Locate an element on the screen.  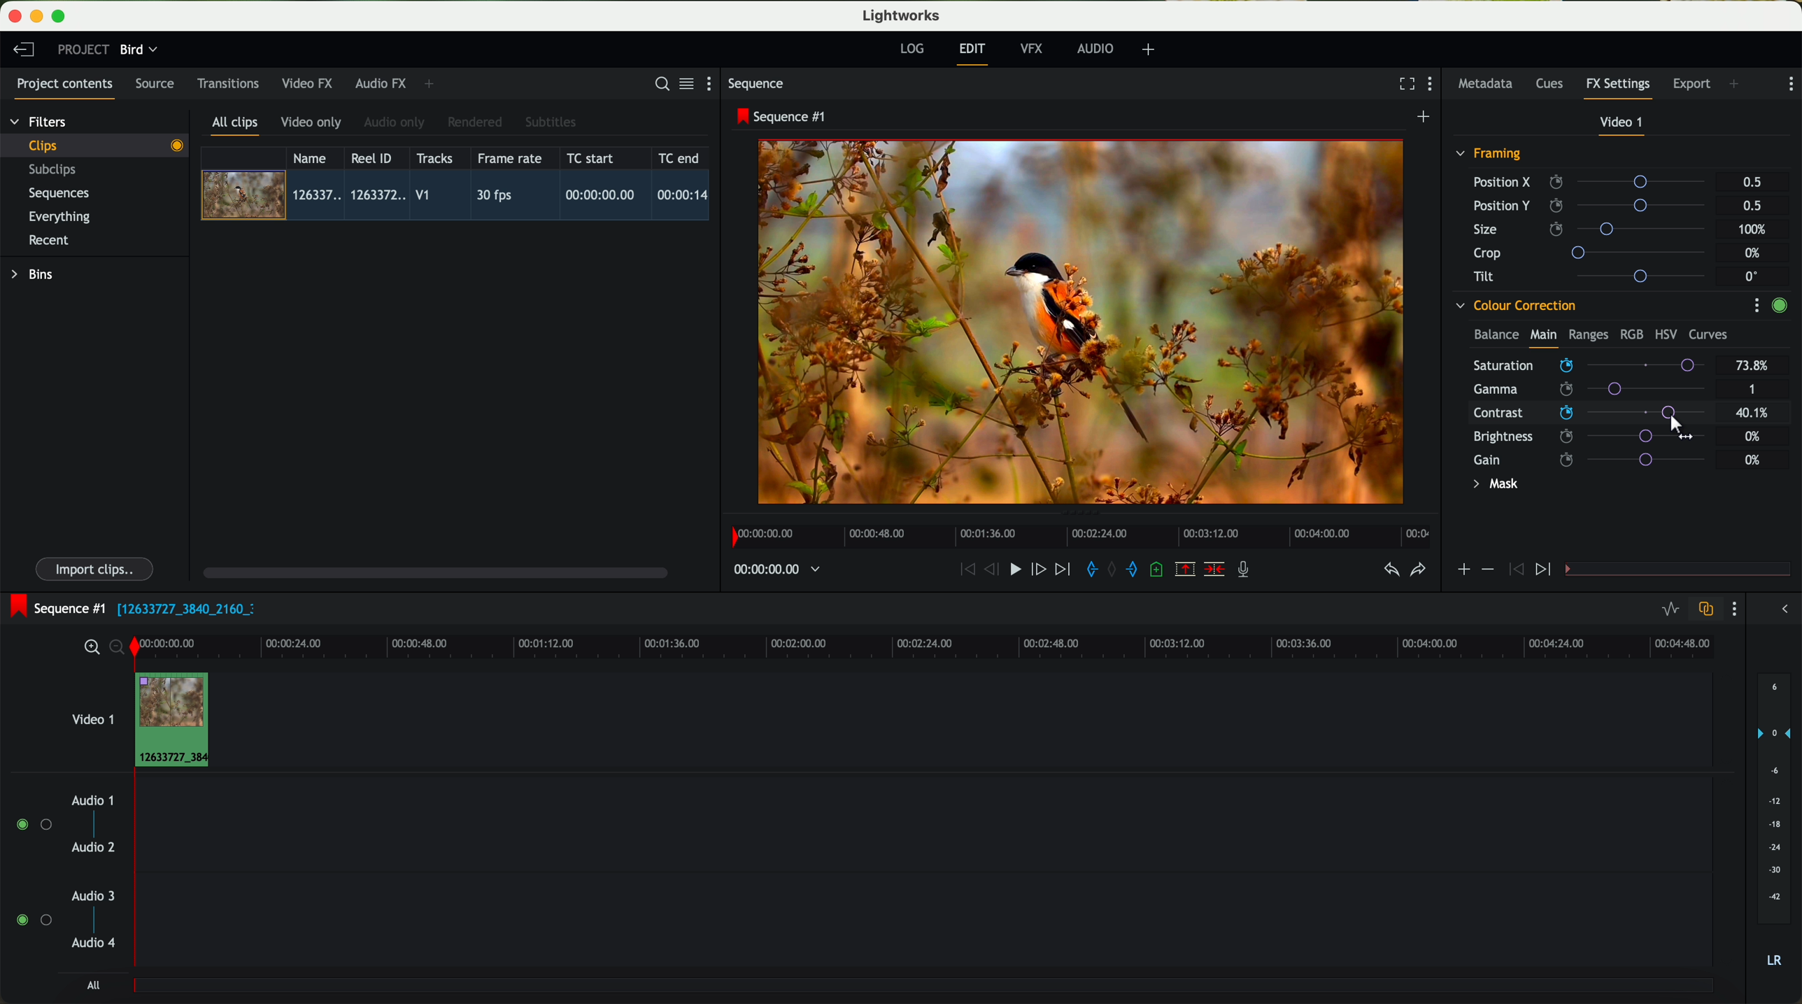
enable audio is located at coordinates (33, 919).